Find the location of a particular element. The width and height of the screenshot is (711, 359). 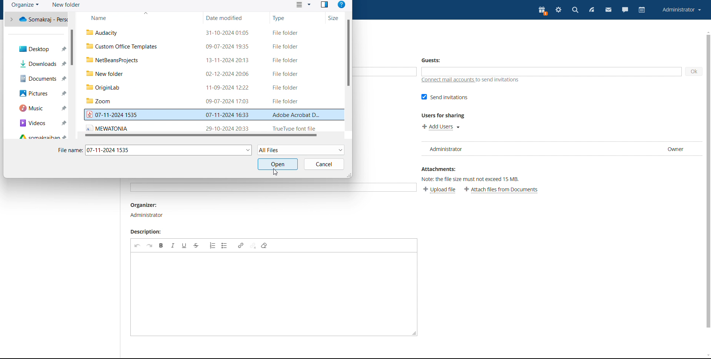

select file type is located at coordinates (300, 150).